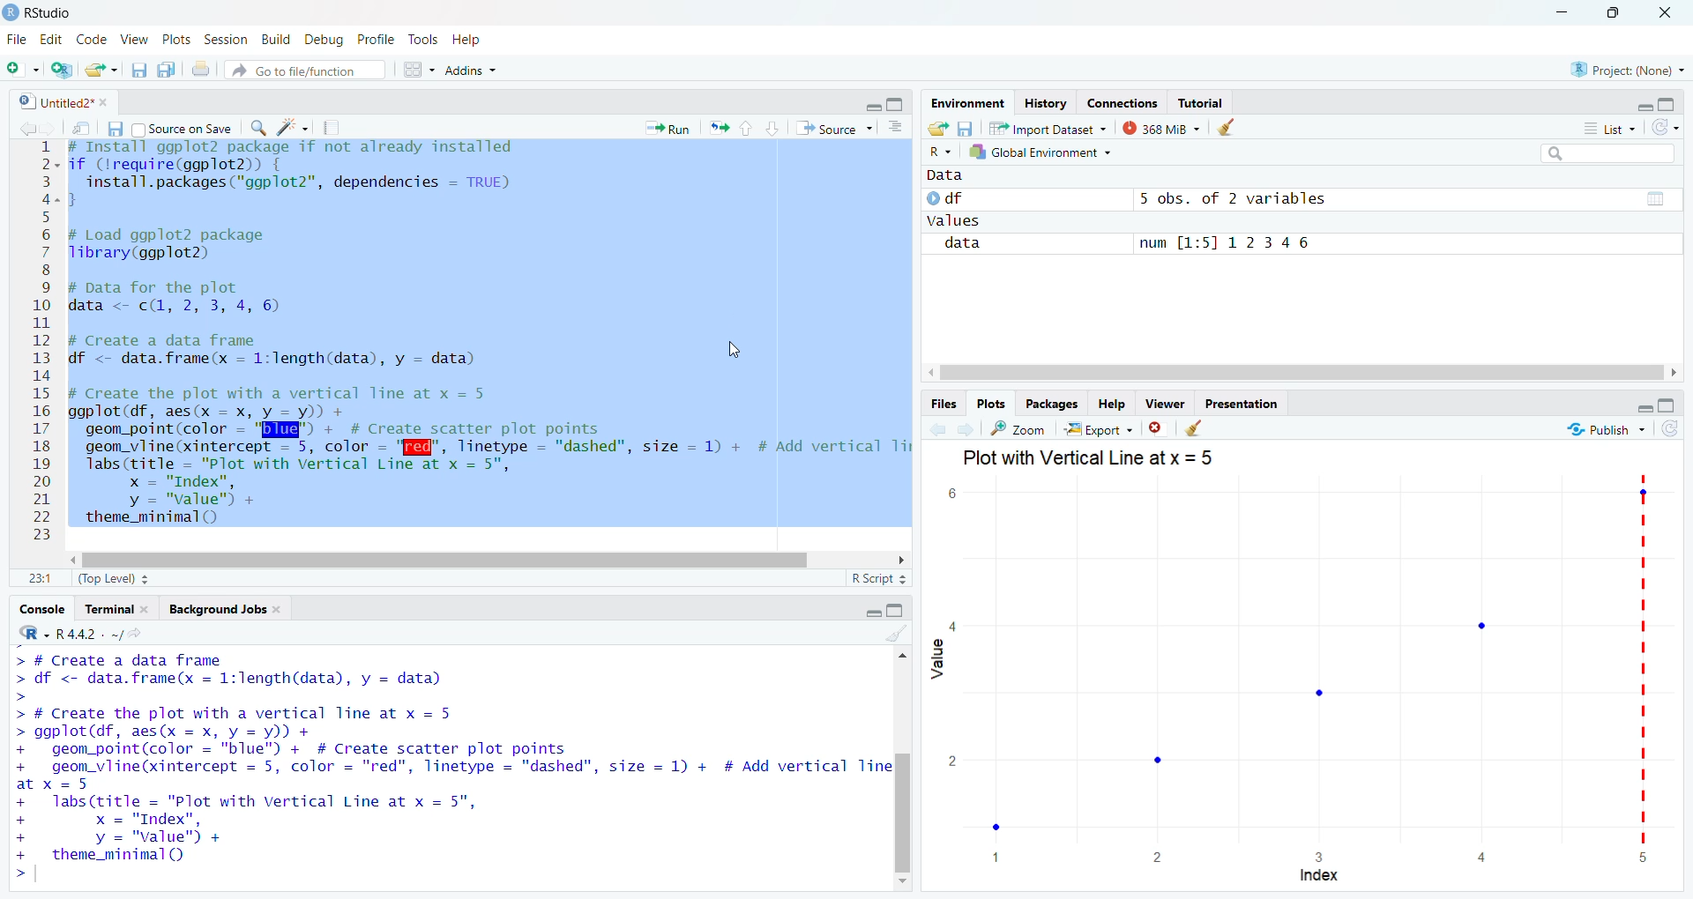 This screenshot has width=1693, height=899. I want to click on History, so click(1048, 101).